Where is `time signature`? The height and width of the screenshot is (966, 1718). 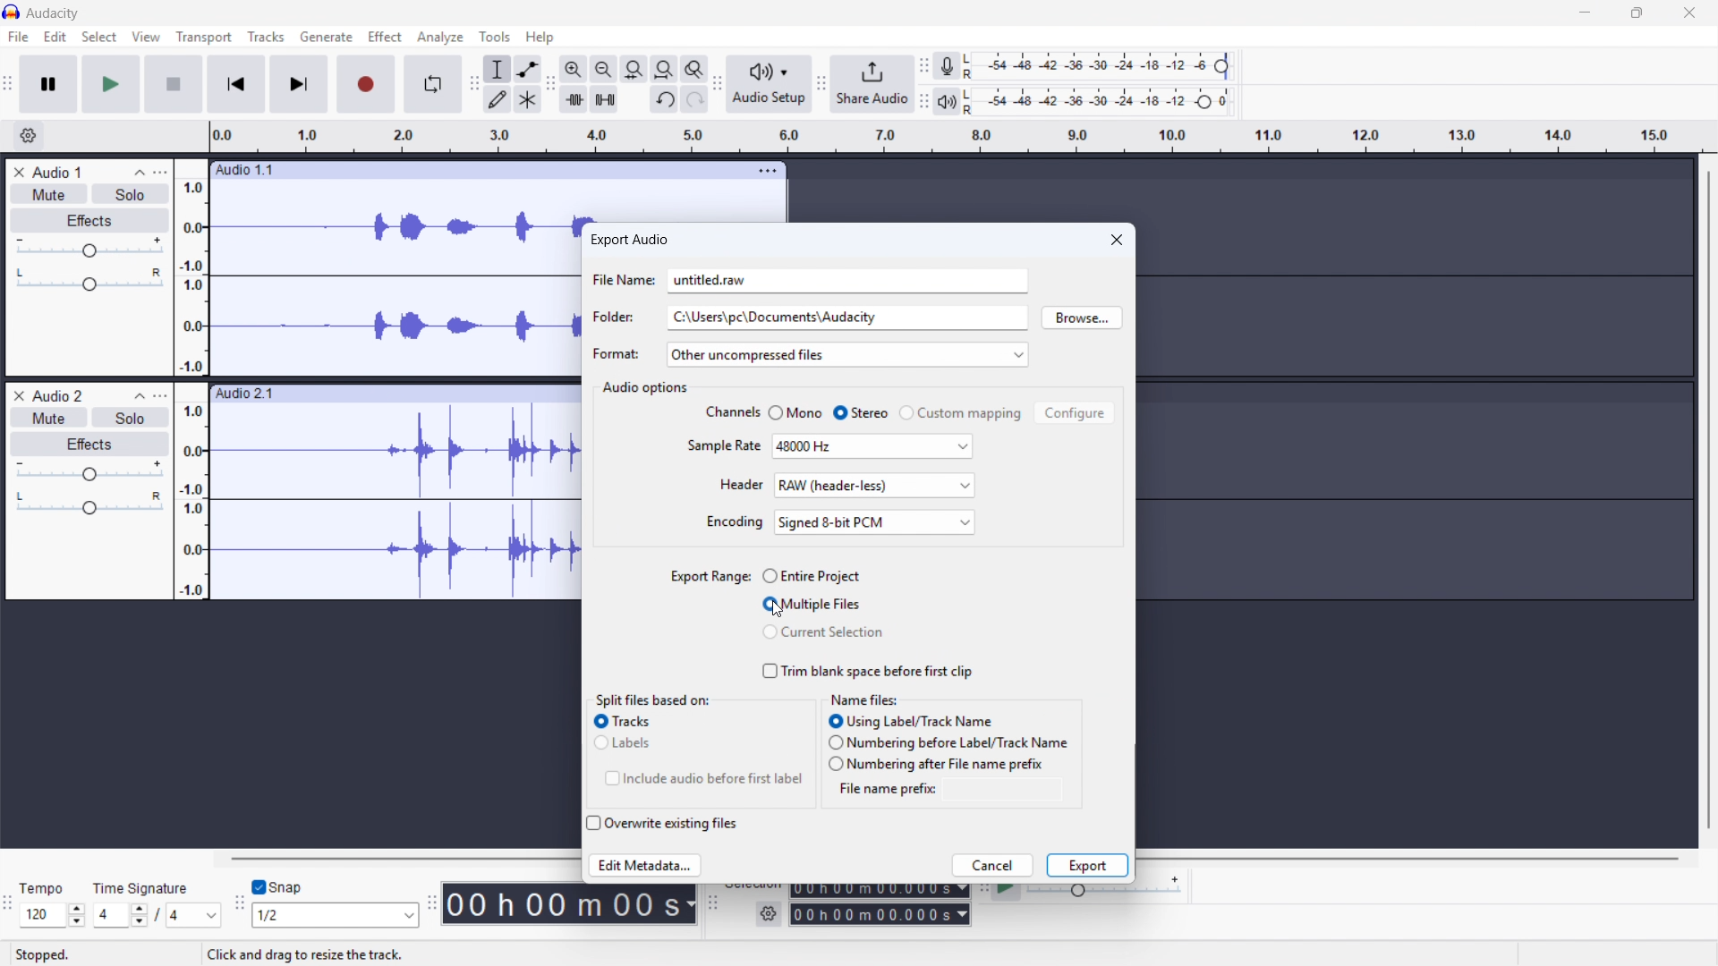 time signature is located at coordinates (143, 888).